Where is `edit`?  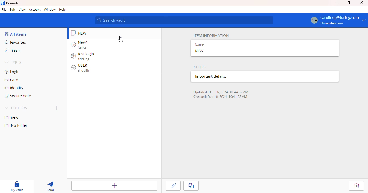
edit is located at coordinates (173, 186).